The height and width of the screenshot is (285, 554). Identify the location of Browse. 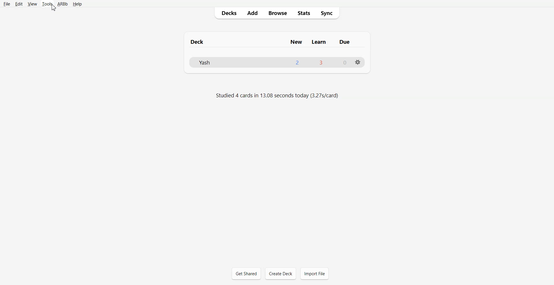
(277, 13).